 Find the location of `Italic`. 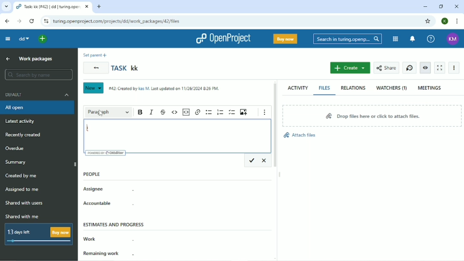

Italic is located at coordinates (152, 112).